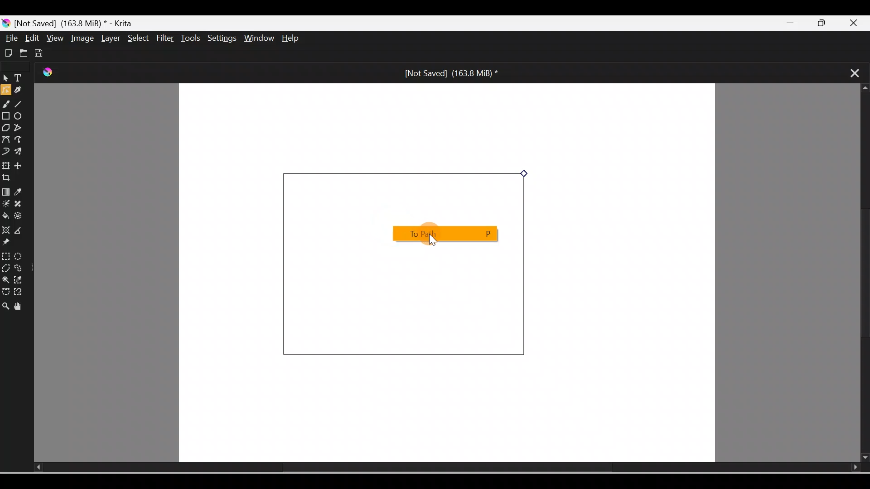 Image resolution: width=870 pixels, height=489 pixels. What do you see at coordinates (72, 22) in the screenshot?
I see `[Not Saved] (171.2 MiB) * - Krita` at bounding box center [72, 22].